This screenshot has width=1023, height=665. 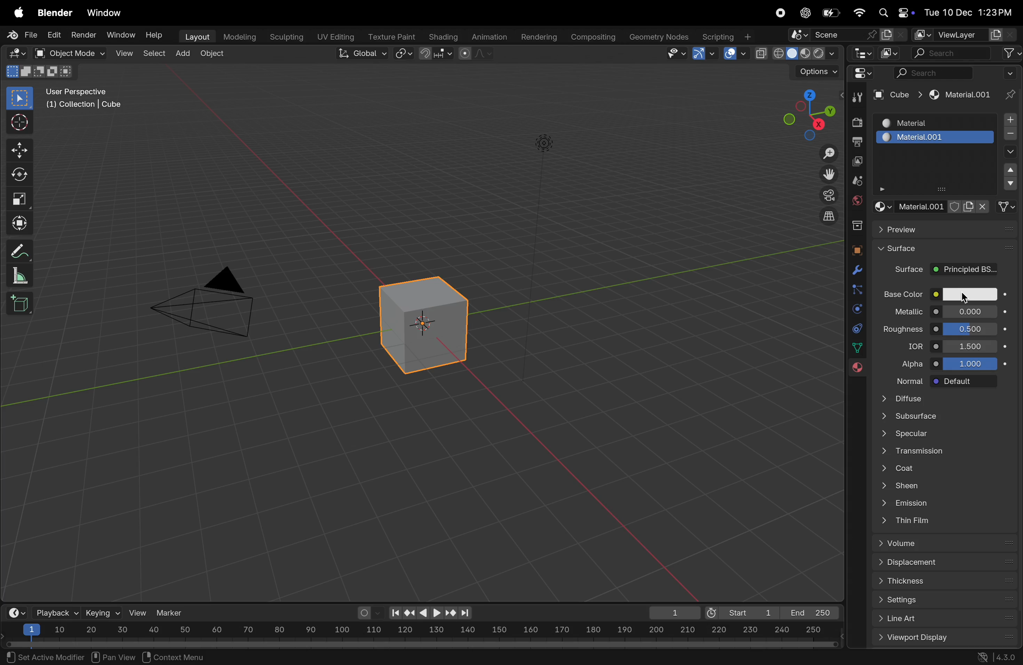 What do you see at coordinates (830, 216) in the screenshot?
I see `orthographic view` at bounding box center [830, 216].